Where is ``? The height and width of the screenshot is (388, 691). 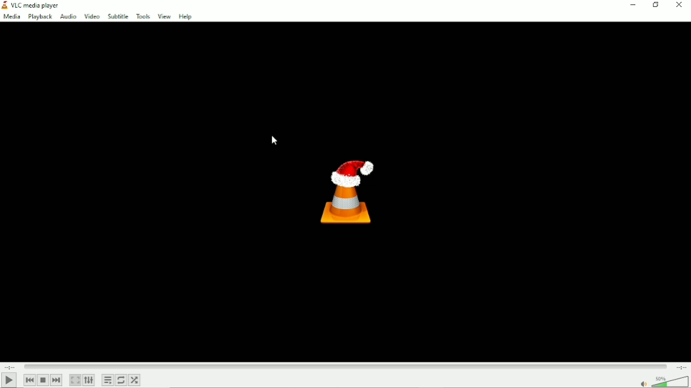  is located at coordinates (679, 6).